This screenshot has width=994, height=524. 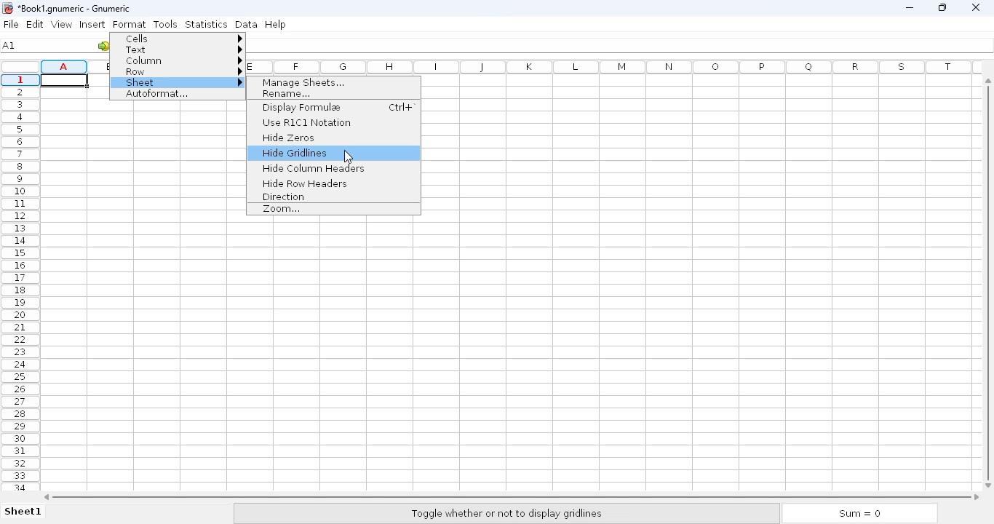 What do you see at coordinates (976, 7) in the screenshot?
I see `close` at bounding box center [976, 7].